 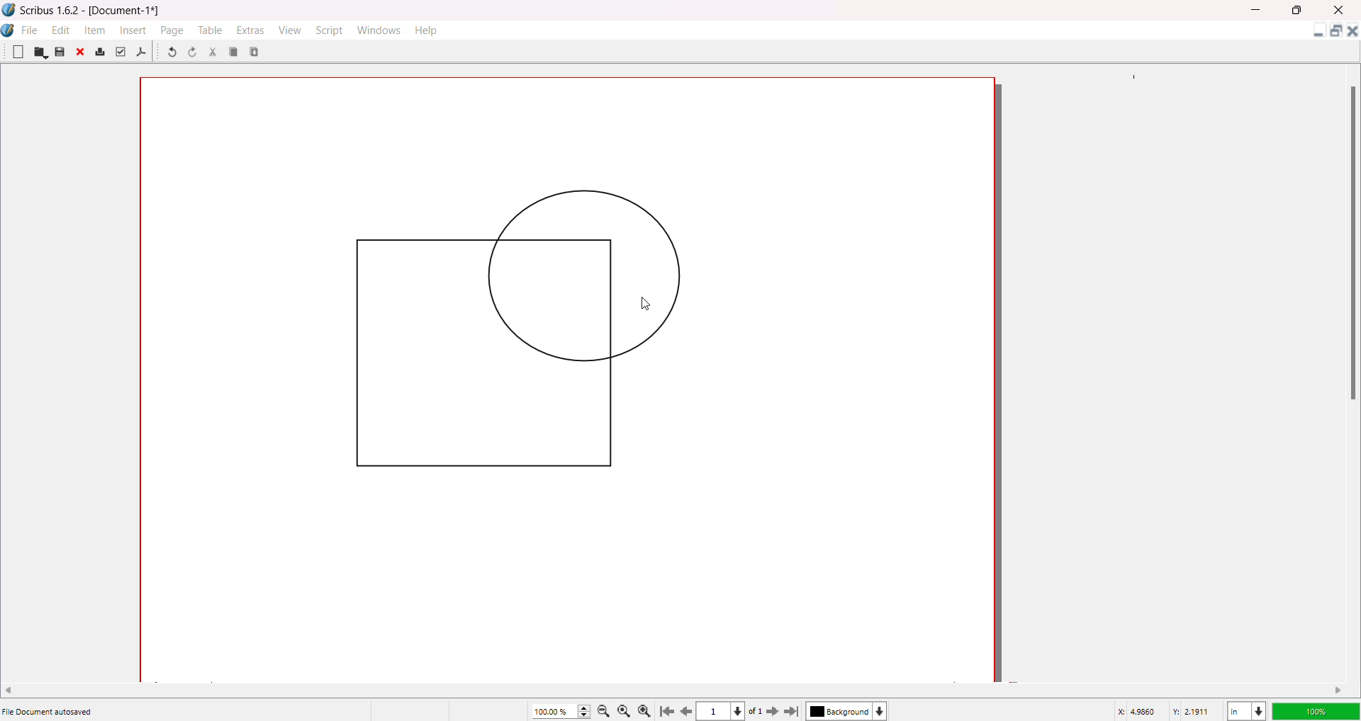 What do you see at coordinates (120, 52) in the screenshot?
I see `Preflight Verifier` at bounding box center [120, 52].